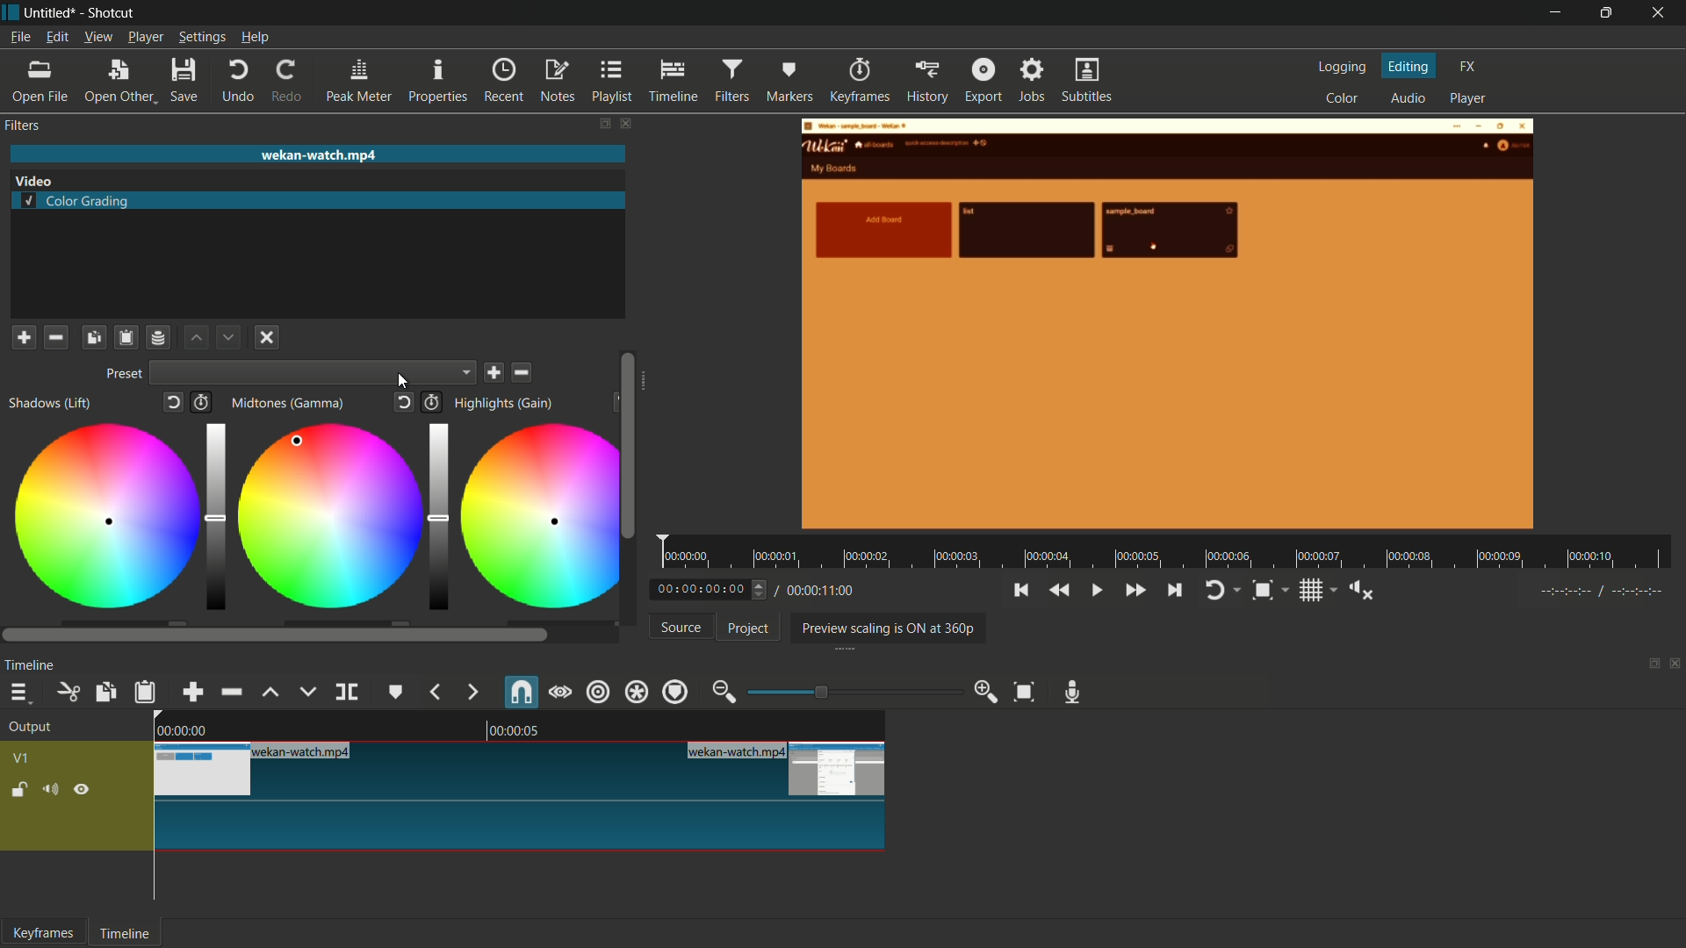 The image size is (1686, 948). Describe the element at coordinates (56, 339) in the screenshot. I see `remove a filter` at that location.